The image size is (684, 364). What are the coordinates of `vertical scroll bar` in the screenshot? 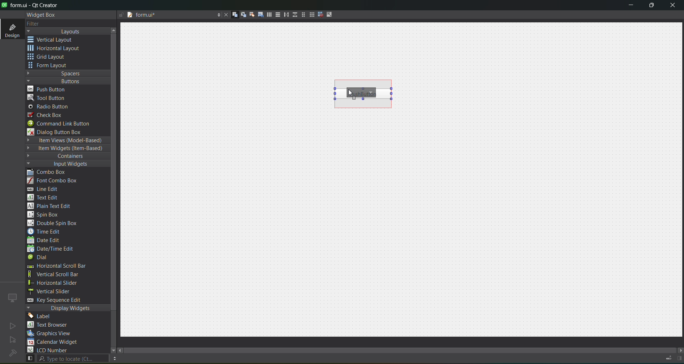 It's located at (61, 274).